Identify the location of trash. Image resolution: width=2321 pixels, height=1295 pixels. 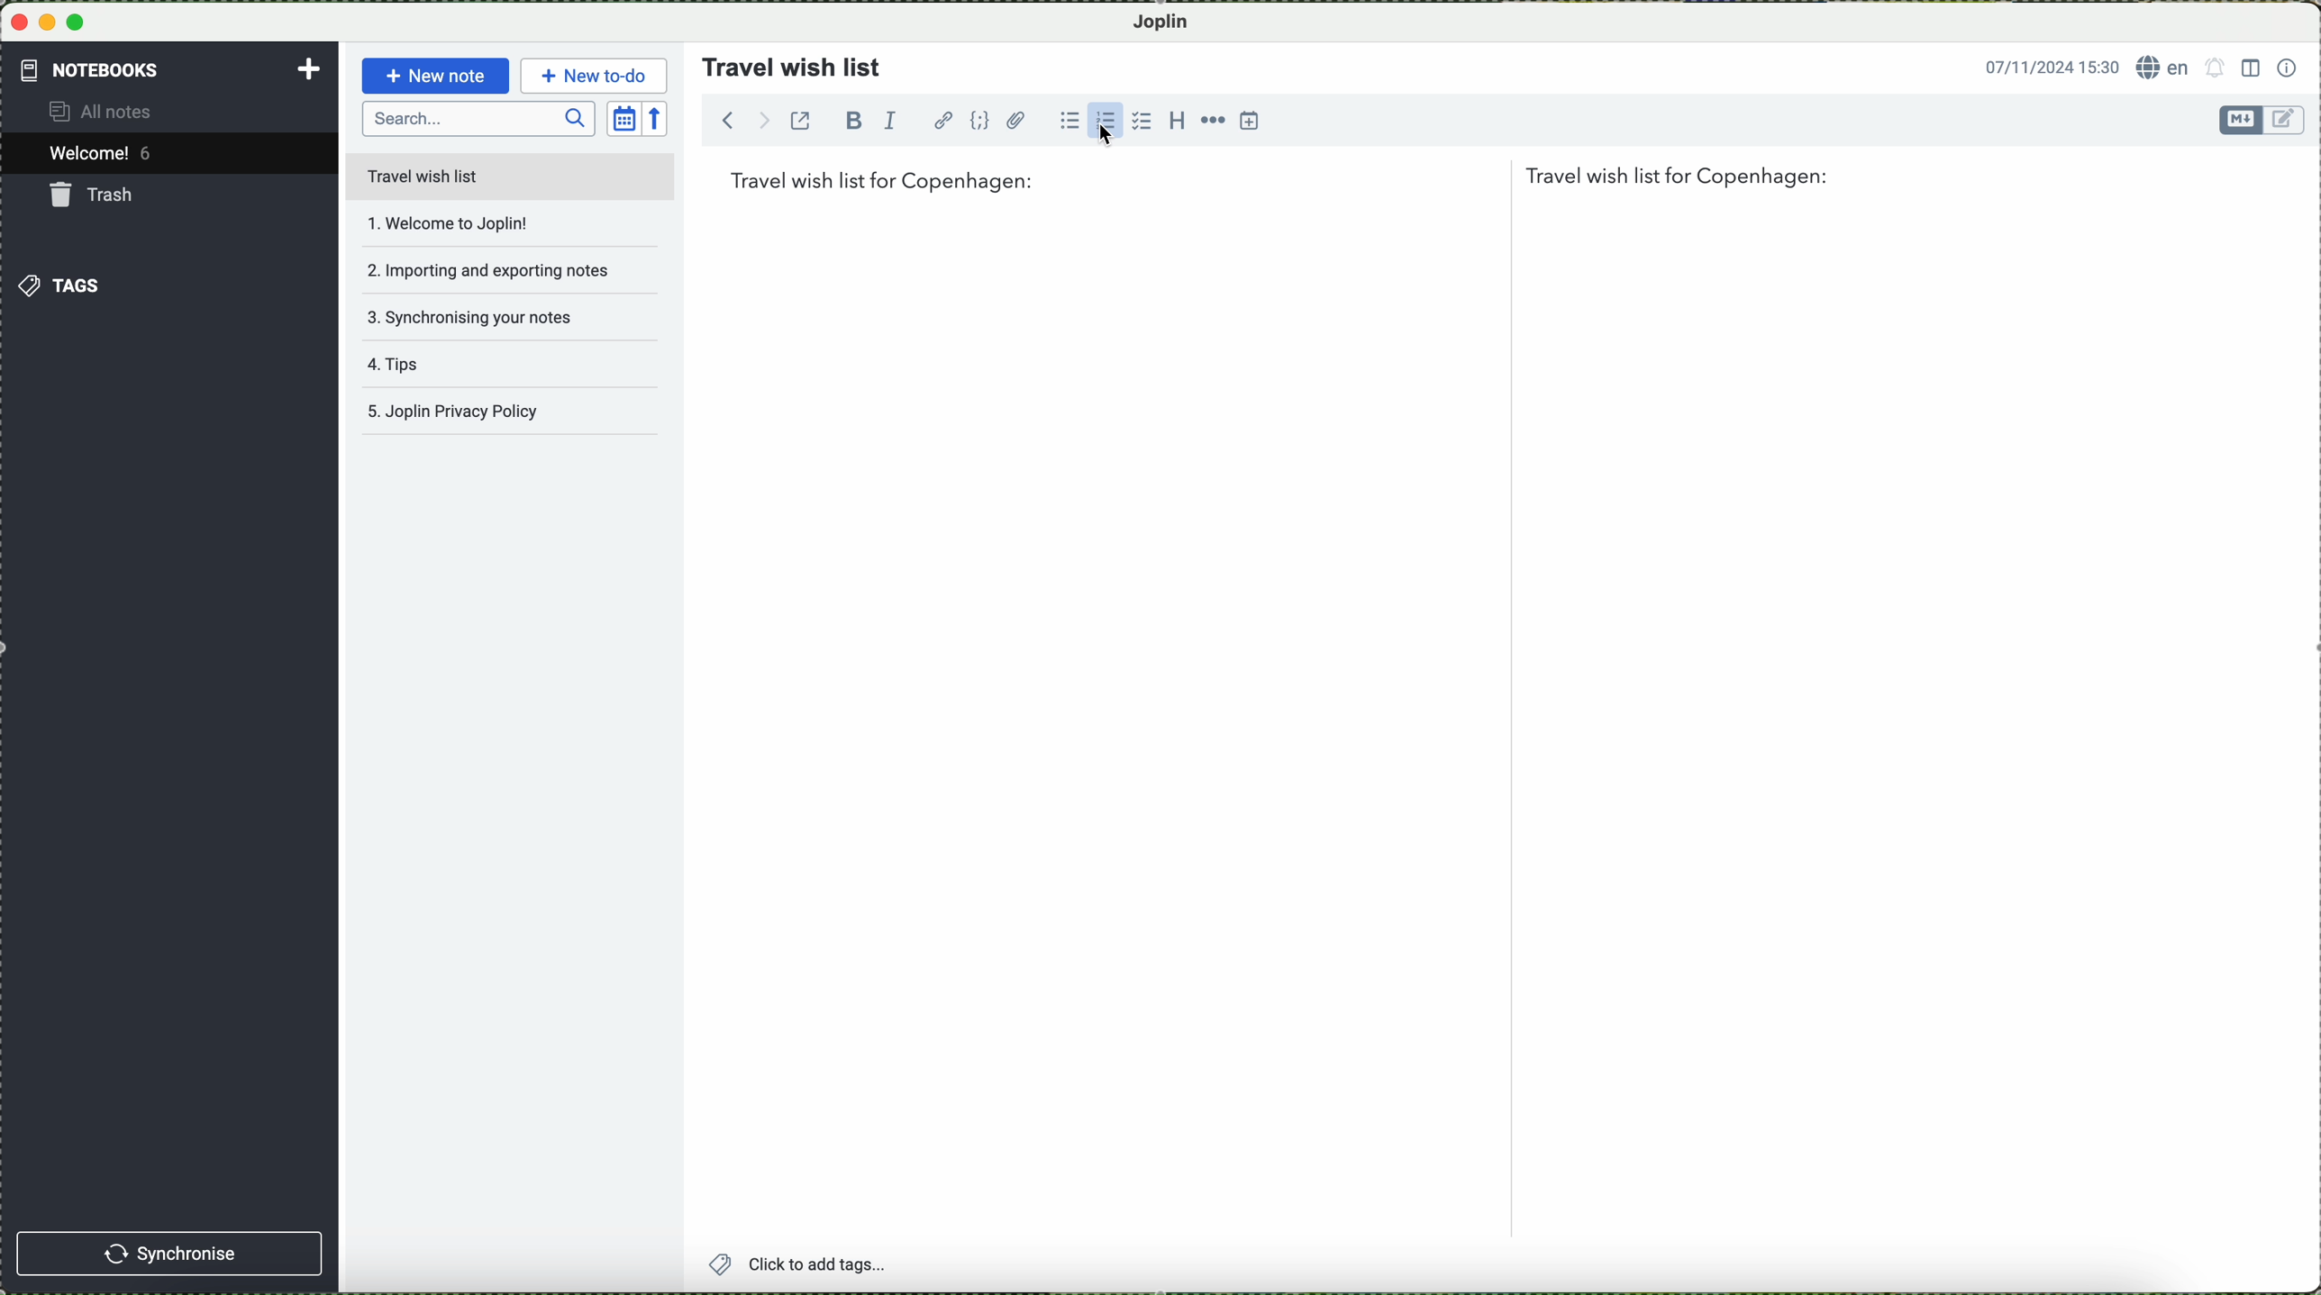
(96, 195).